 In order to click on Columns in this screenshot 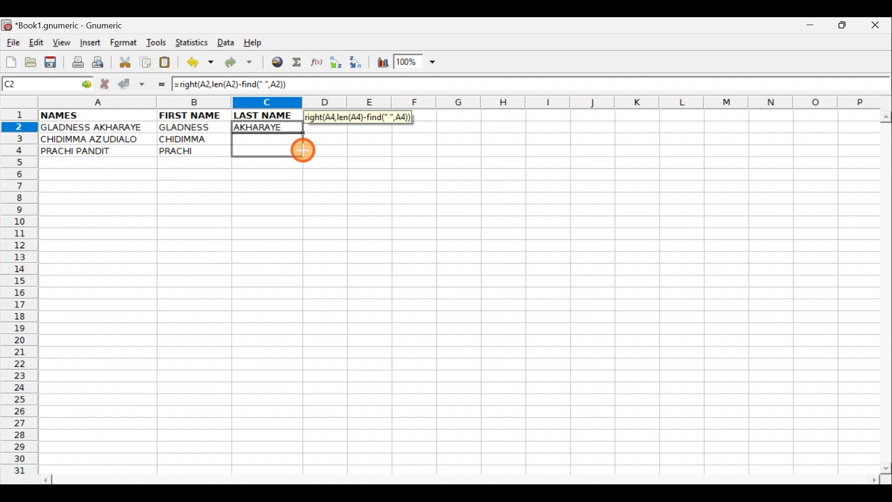, I will do `click(454, 103)`.